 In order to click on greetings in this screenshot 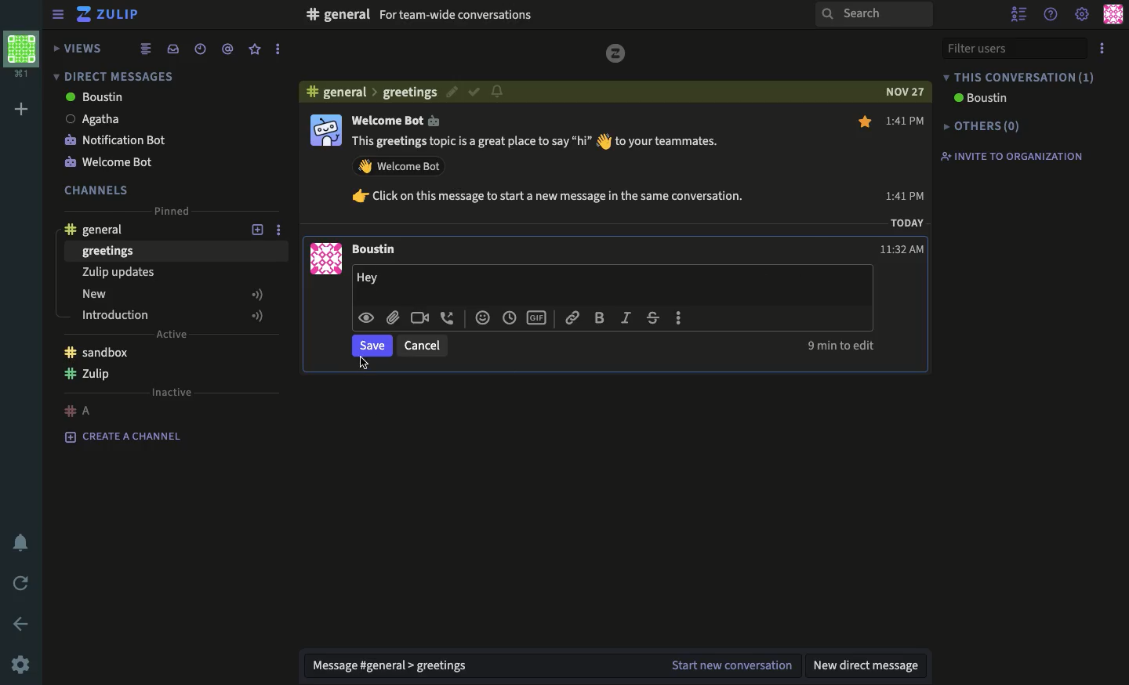, I will do `click(109, 252)`.